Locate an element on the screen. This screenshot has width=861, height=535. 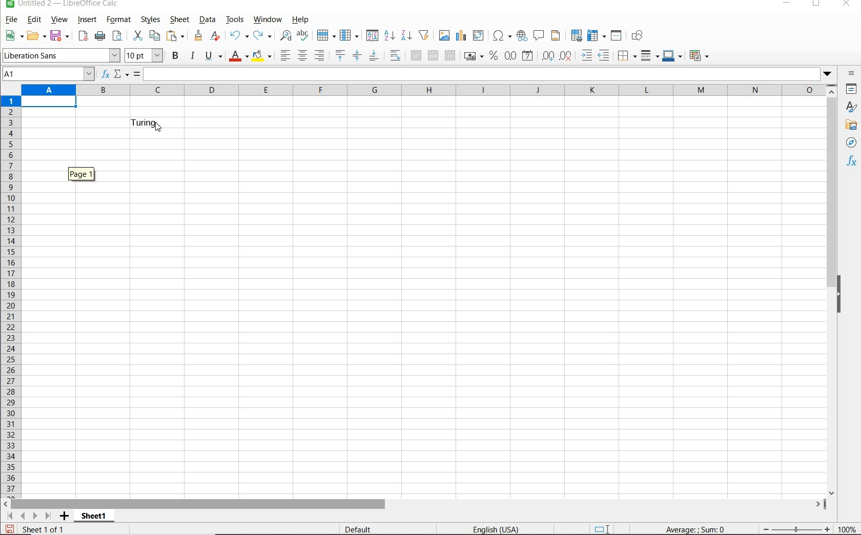
FILE NAME is located at coordinates (61, 5).